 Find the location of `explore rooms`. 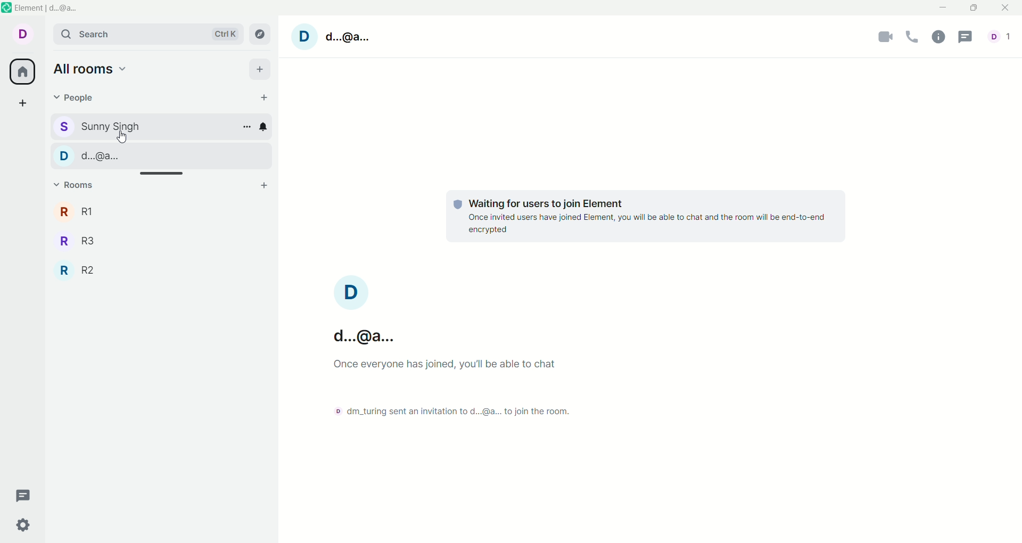

explore rooms is located at coordinates (263, 35).